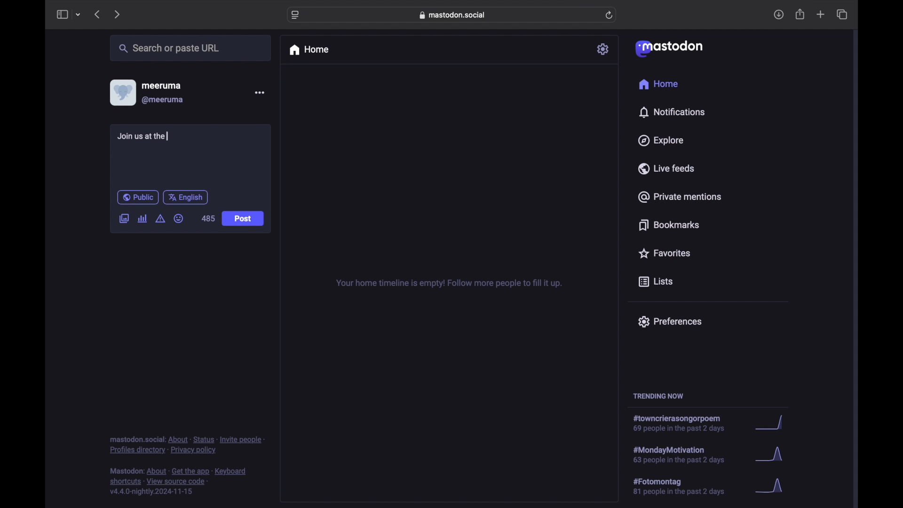 The width and height of the screenshot is (903, 508). I want to click on display picture, so click(122, 92).